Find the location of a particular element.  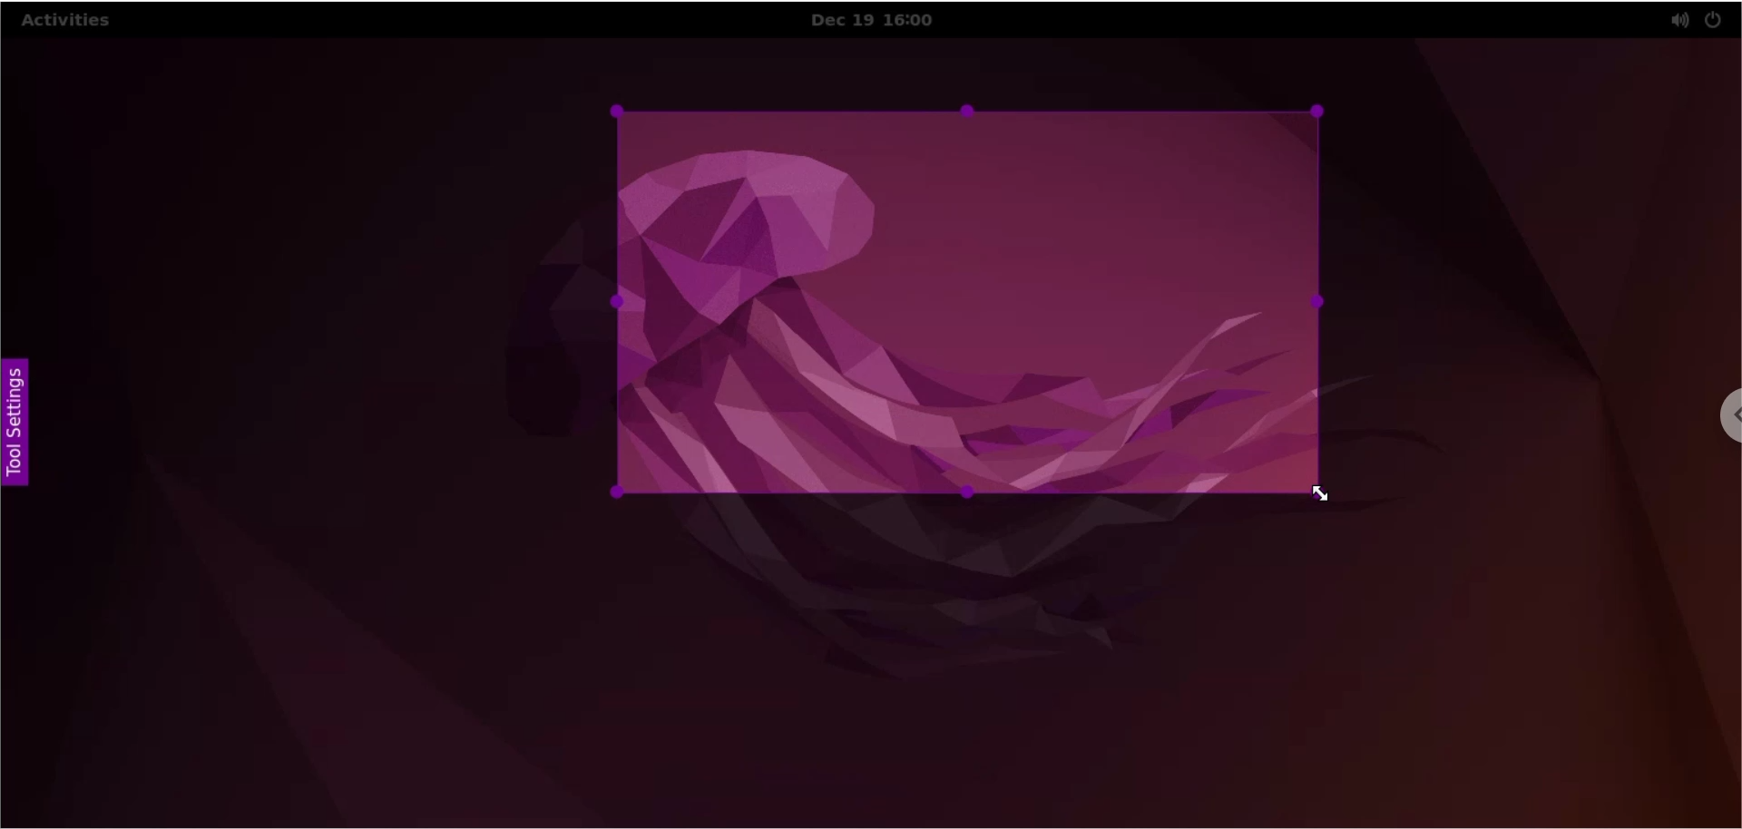

chrome options is located at coordinates (1711, 425).